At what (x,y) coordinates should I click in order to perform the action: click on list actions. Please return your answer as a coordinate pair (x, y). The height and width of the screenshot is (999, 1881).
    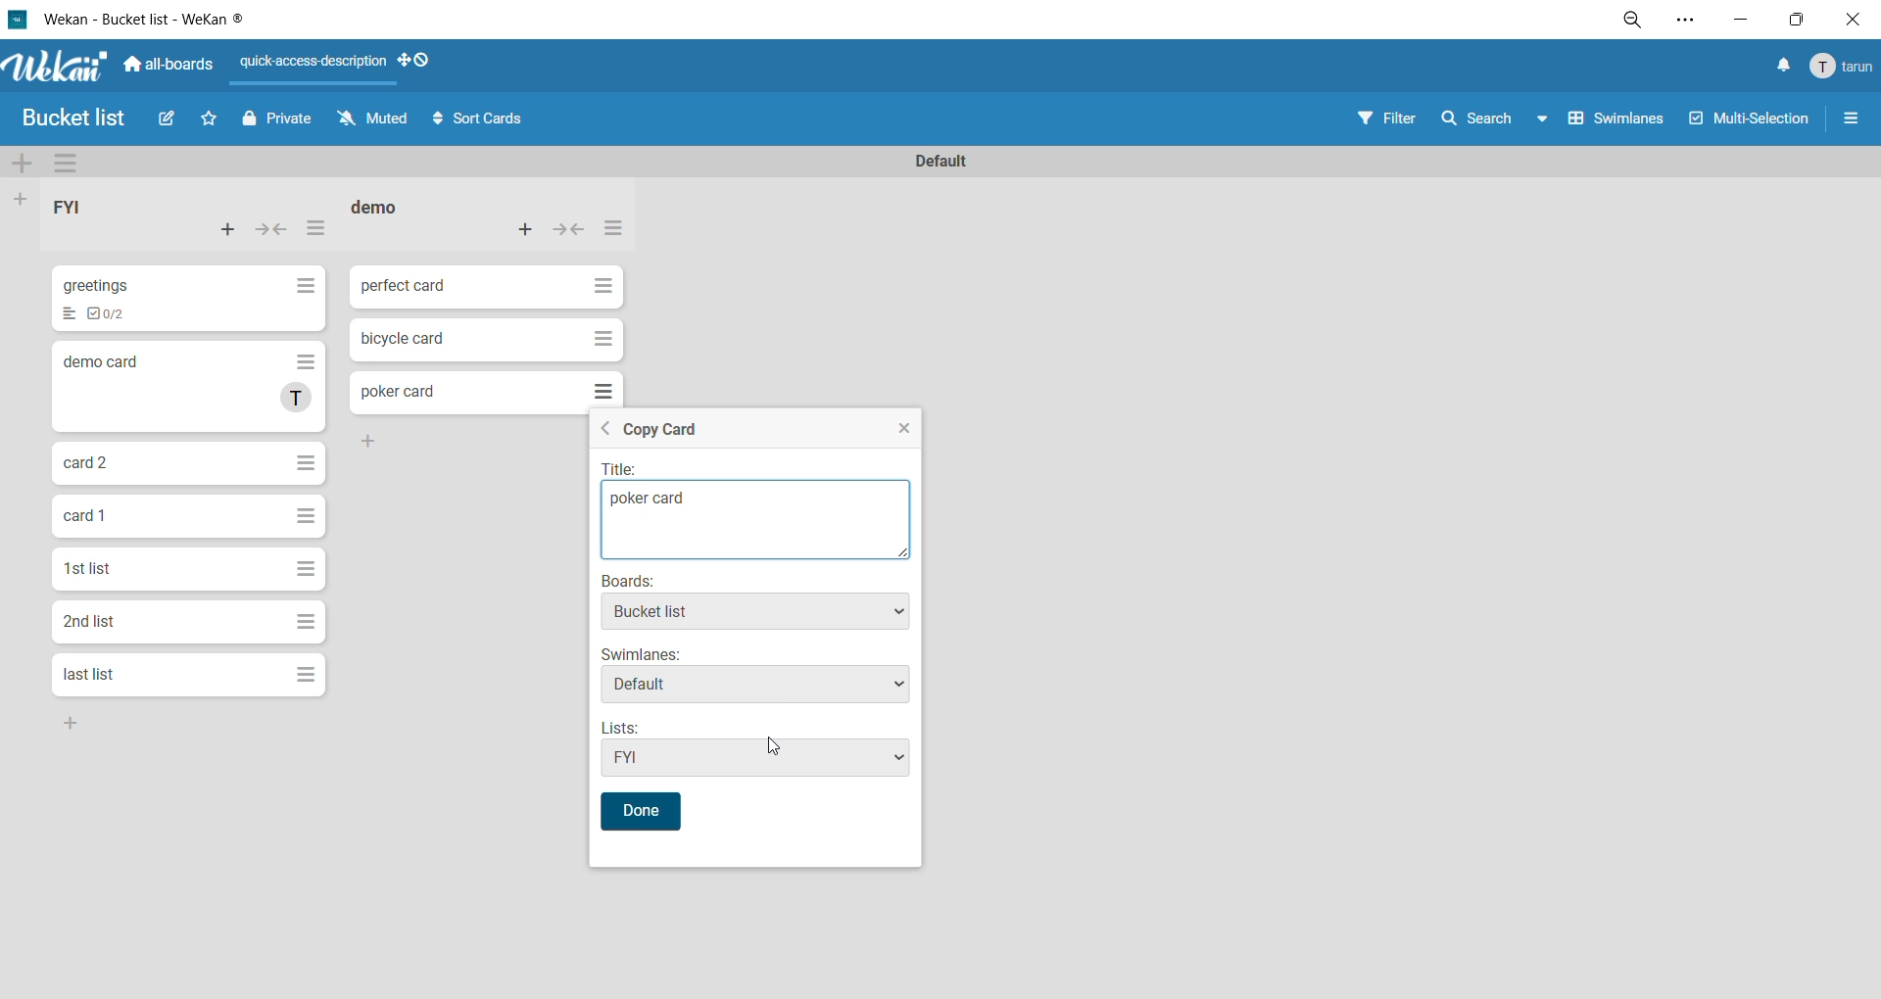
    Looking at the image, I should click on (316, 233).